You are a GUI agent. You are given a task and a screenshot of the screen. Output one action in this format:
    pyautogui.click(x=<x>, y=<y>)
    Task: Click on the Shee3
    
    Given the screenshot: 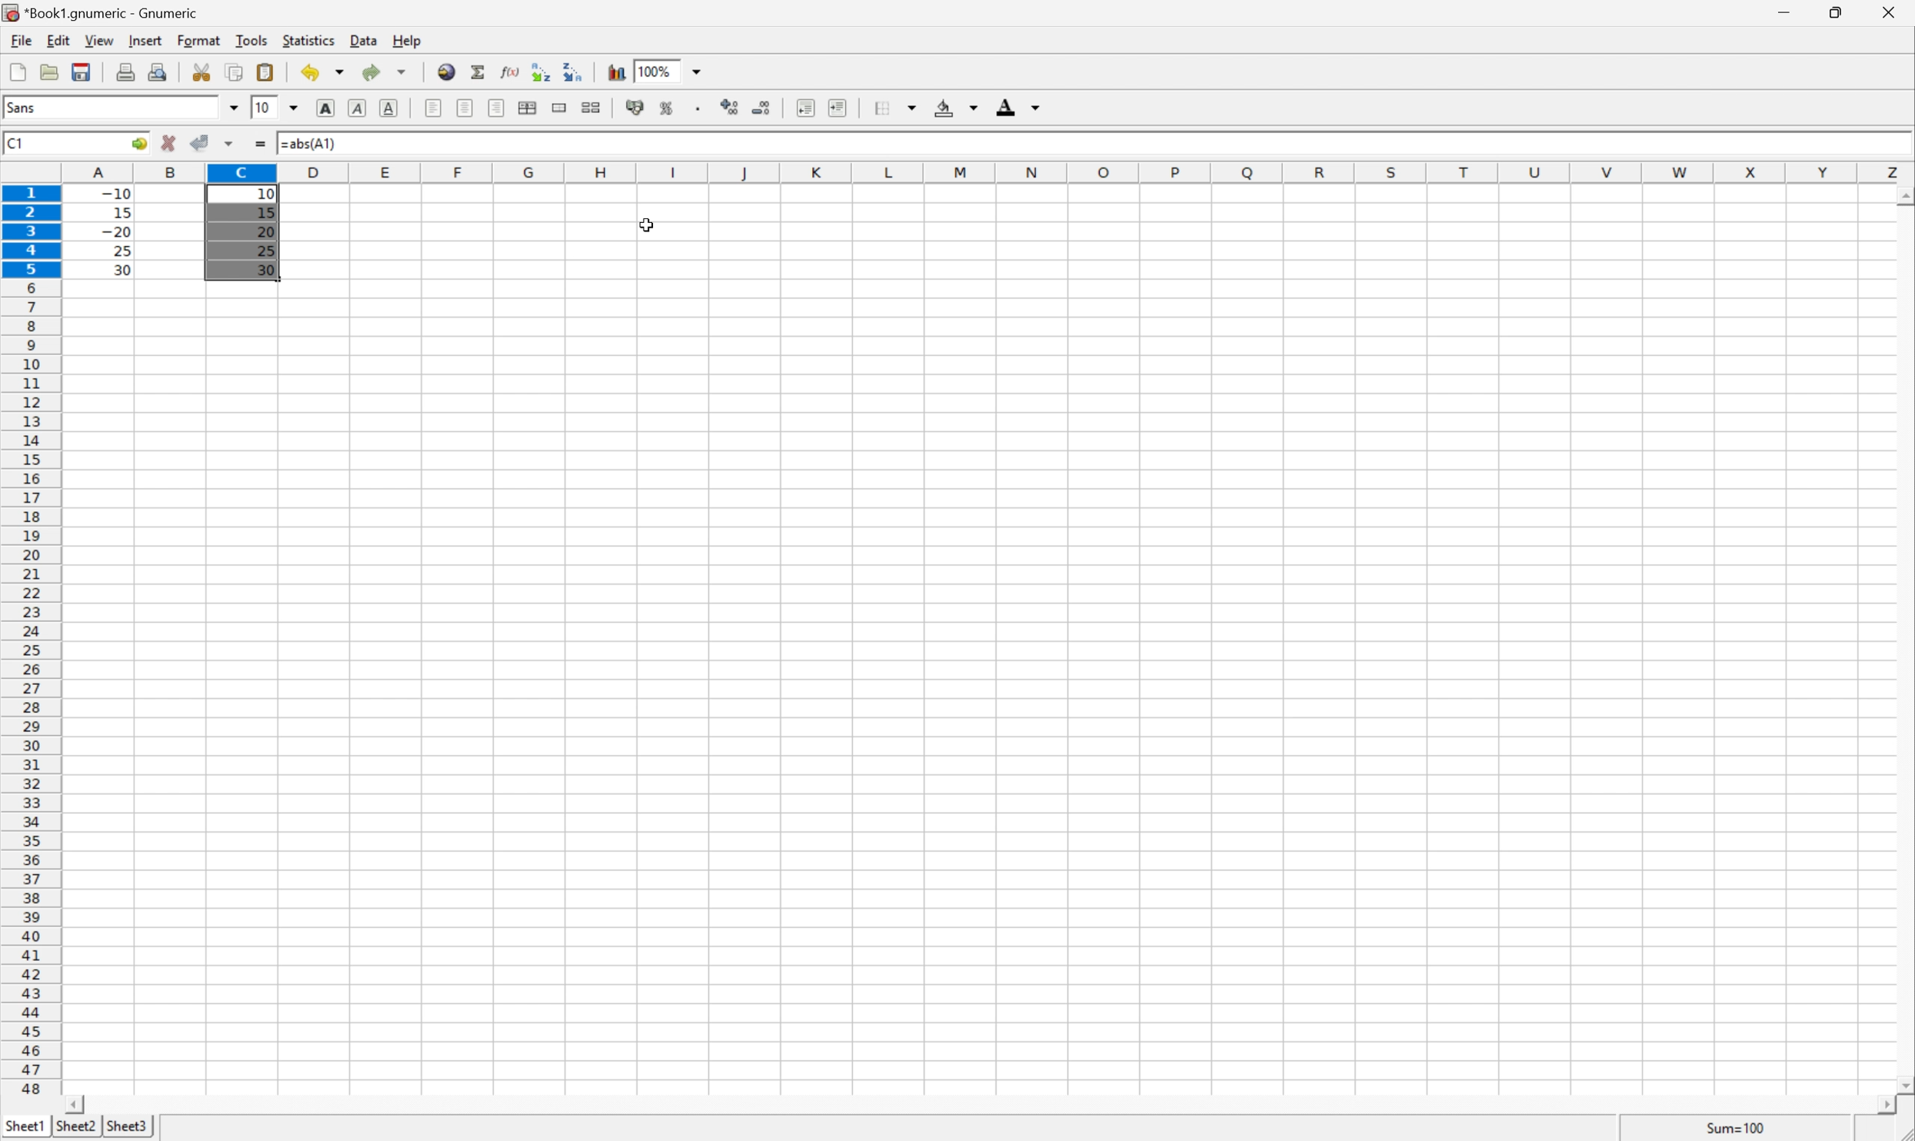 What is the action you would take?
    pyautogui.click(x=127, y=1126)
    